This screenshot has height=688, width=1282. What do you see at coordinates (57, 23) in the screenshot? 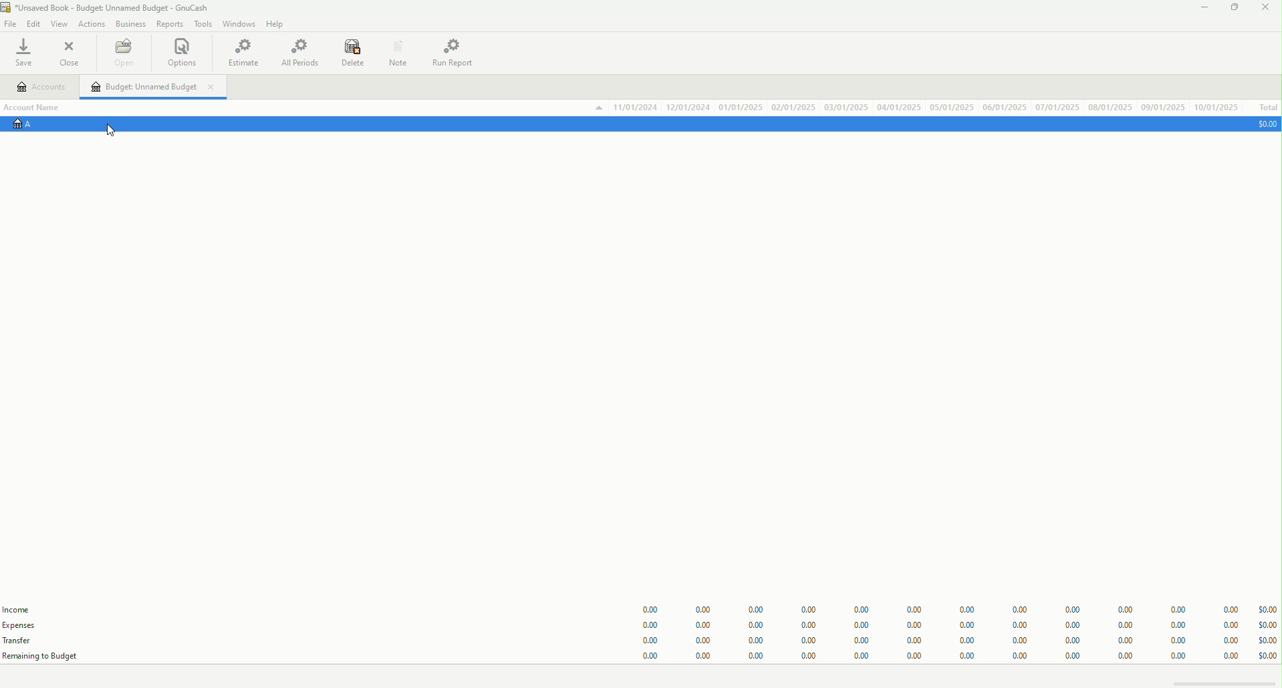
I see `View` at bounding box center [57, 23].